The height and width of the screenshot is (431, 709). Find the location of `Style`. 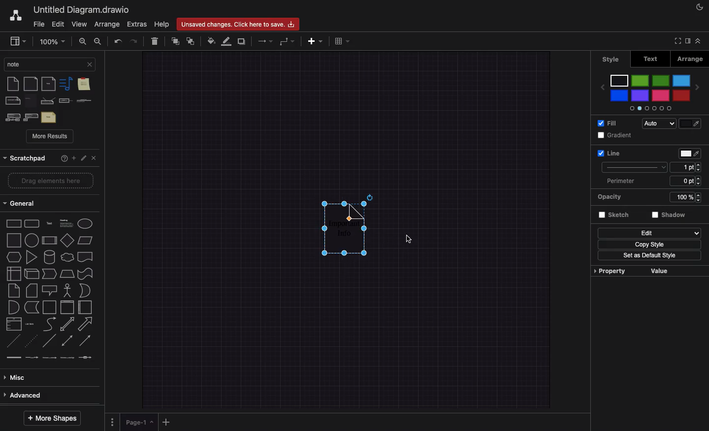

Style is located at coordinates (635, 166).